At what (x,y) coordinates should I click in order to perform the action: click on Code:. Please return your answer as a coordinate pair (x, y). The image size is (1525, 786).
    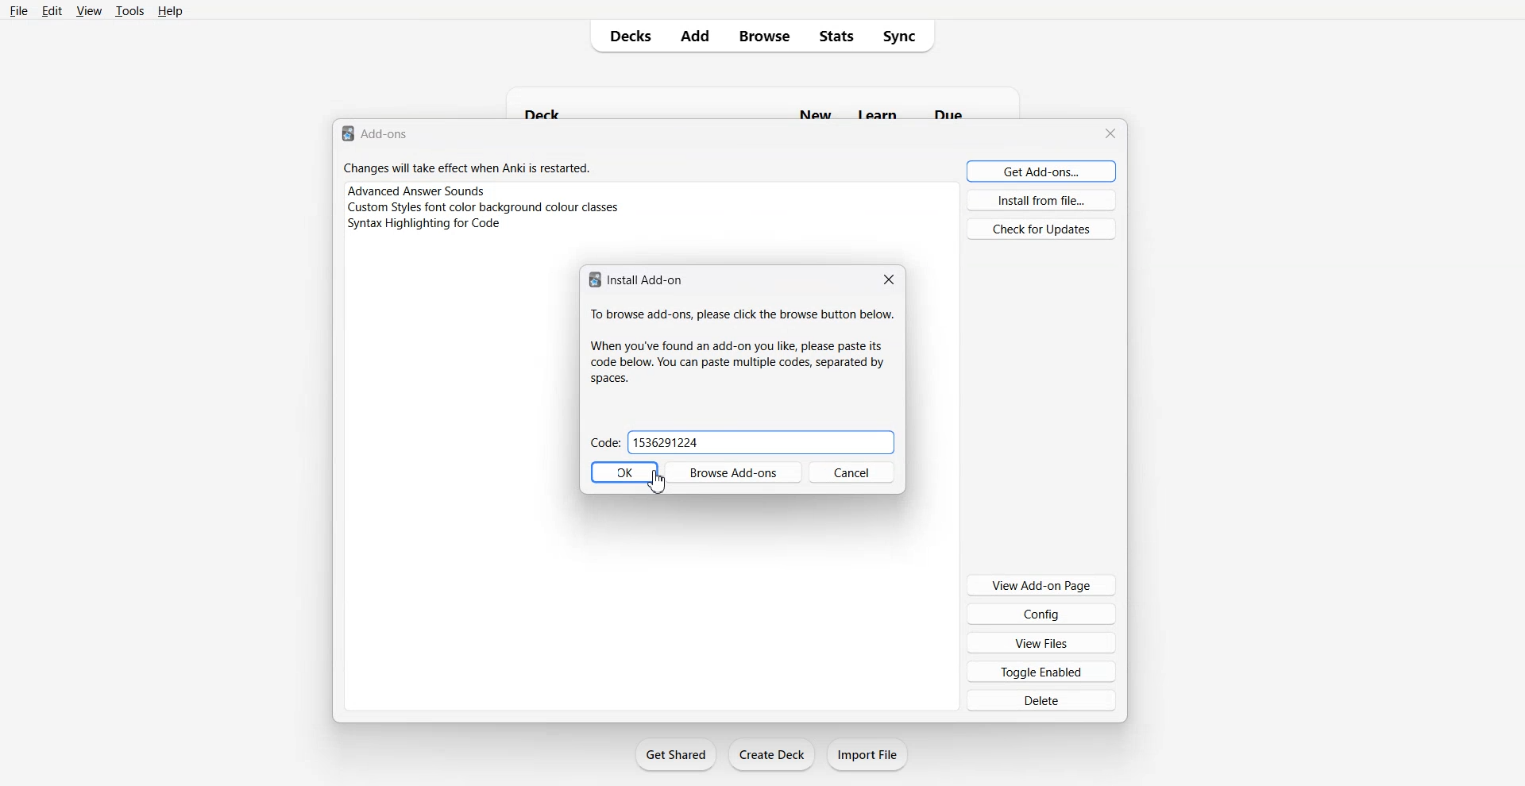
    Looking at the image, I should click on (604, 443).